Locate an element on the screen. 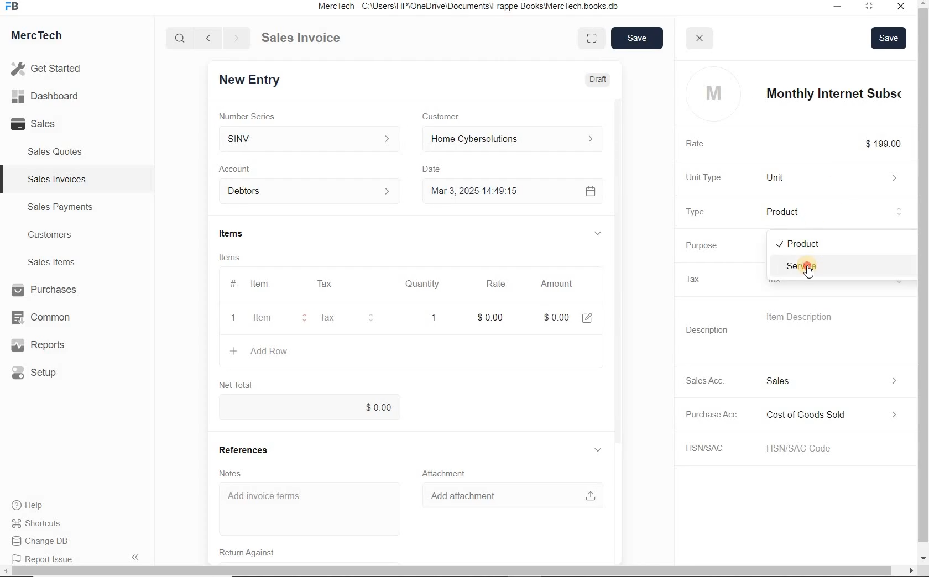  Date is located at coordinates (440, 169).